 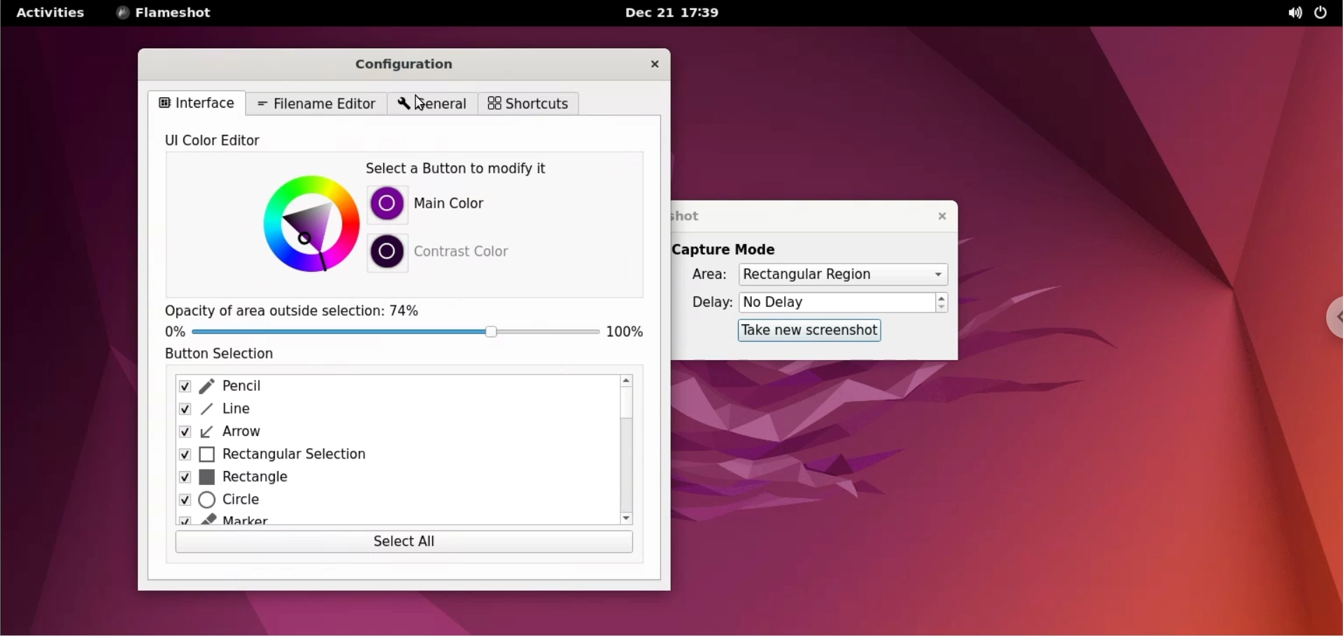 What do you see at coordinates (396, 331) in the screenshot?
I see `opacity slider` at bounding box center [396, 331].